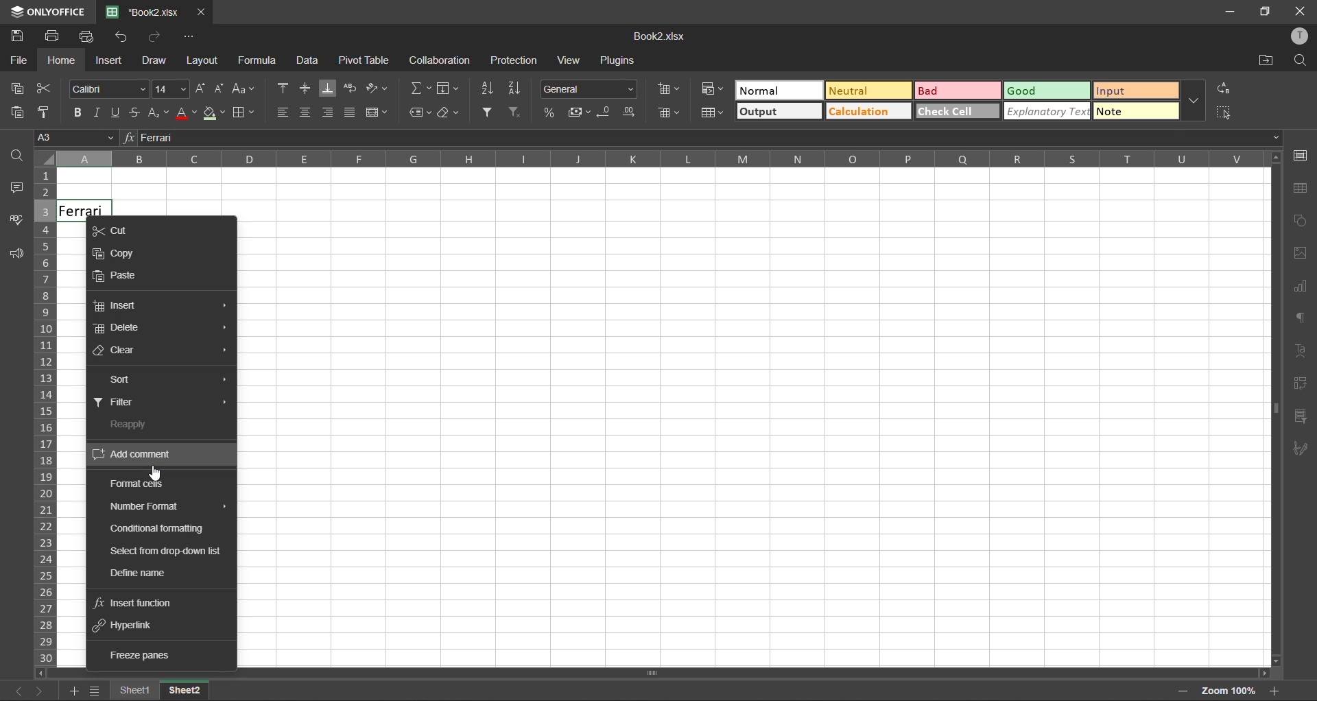  What do you see at coordinates (157, 62) in the screenshot?
I see `draw` at bounding box center [157, 62].